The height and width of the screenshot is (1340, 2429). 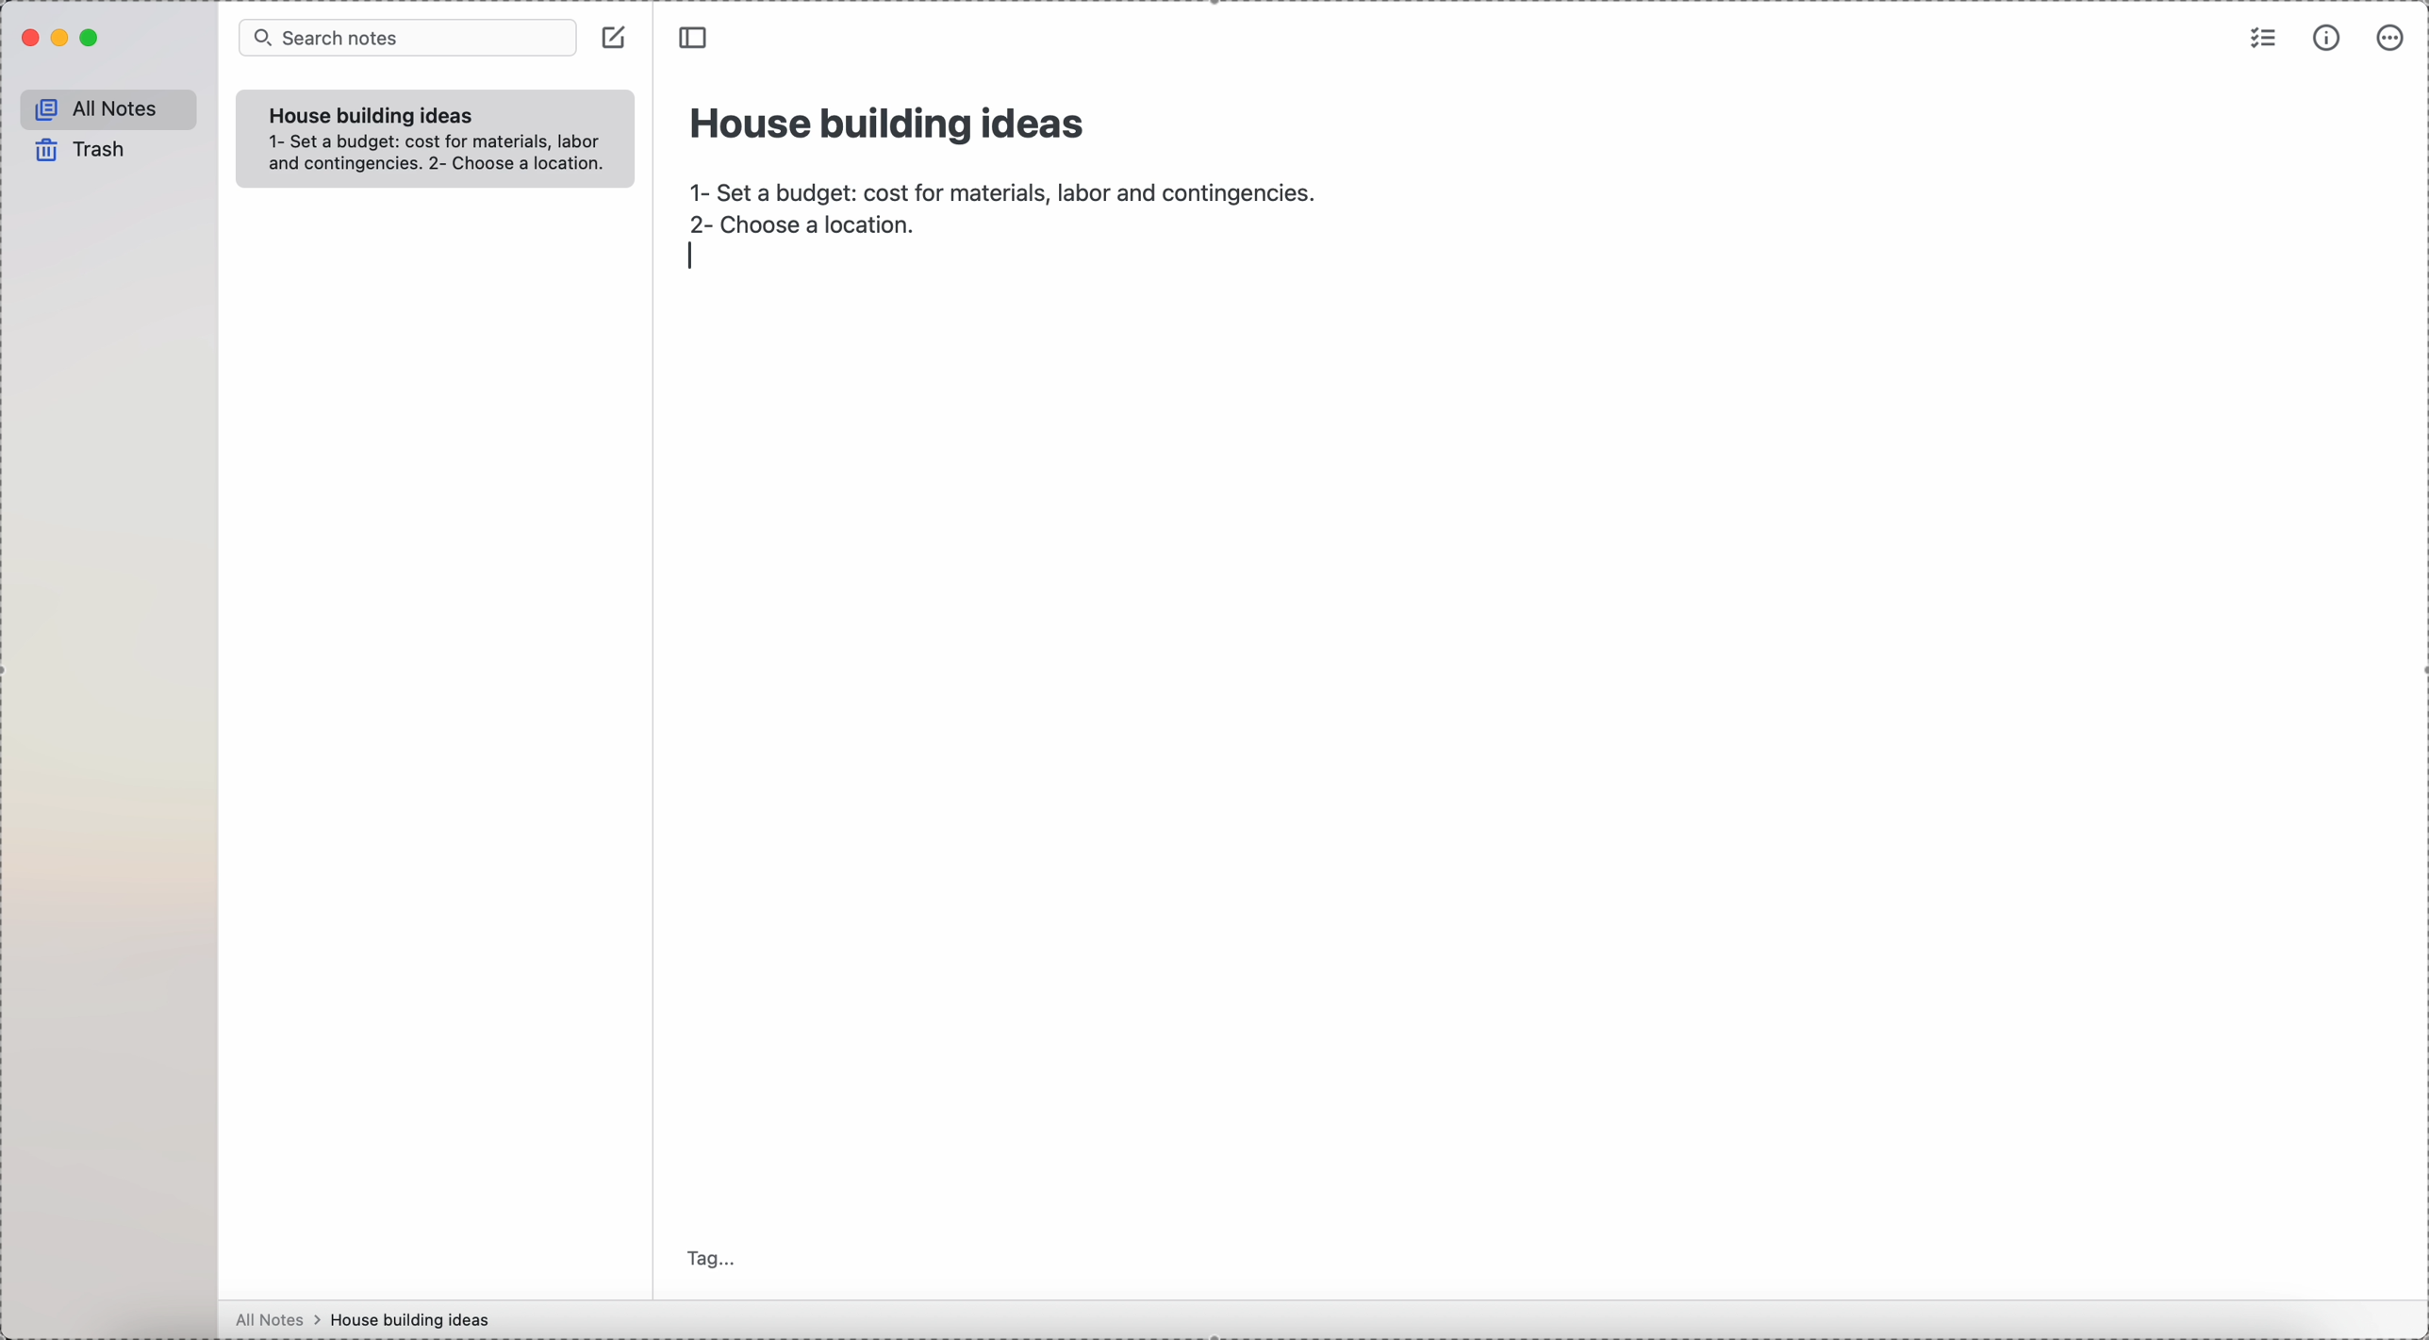 What do you see at coordinates (2326, 41) in the screenshot?
I see `metrics` at bounding box center [2326, 41].